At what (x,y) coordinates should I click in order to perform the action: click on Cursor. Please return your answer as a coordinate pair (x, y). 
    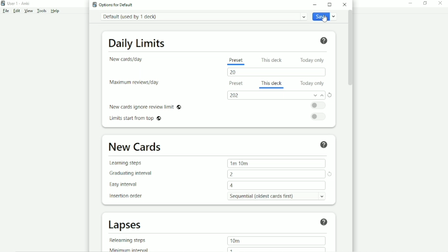
    Looking at the image, I should click on (325, 19).